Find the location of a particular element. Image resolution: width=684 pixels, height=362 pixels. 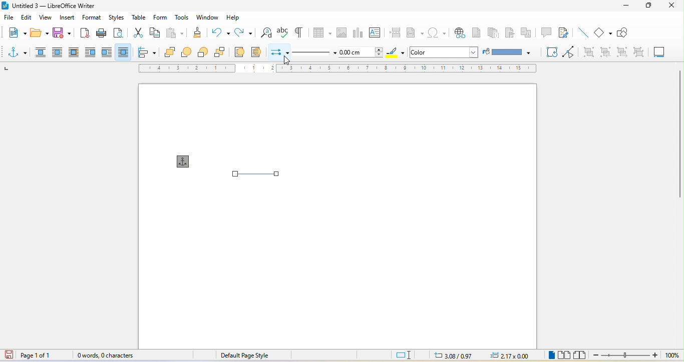

exit group is located at coordinates (620, 51).